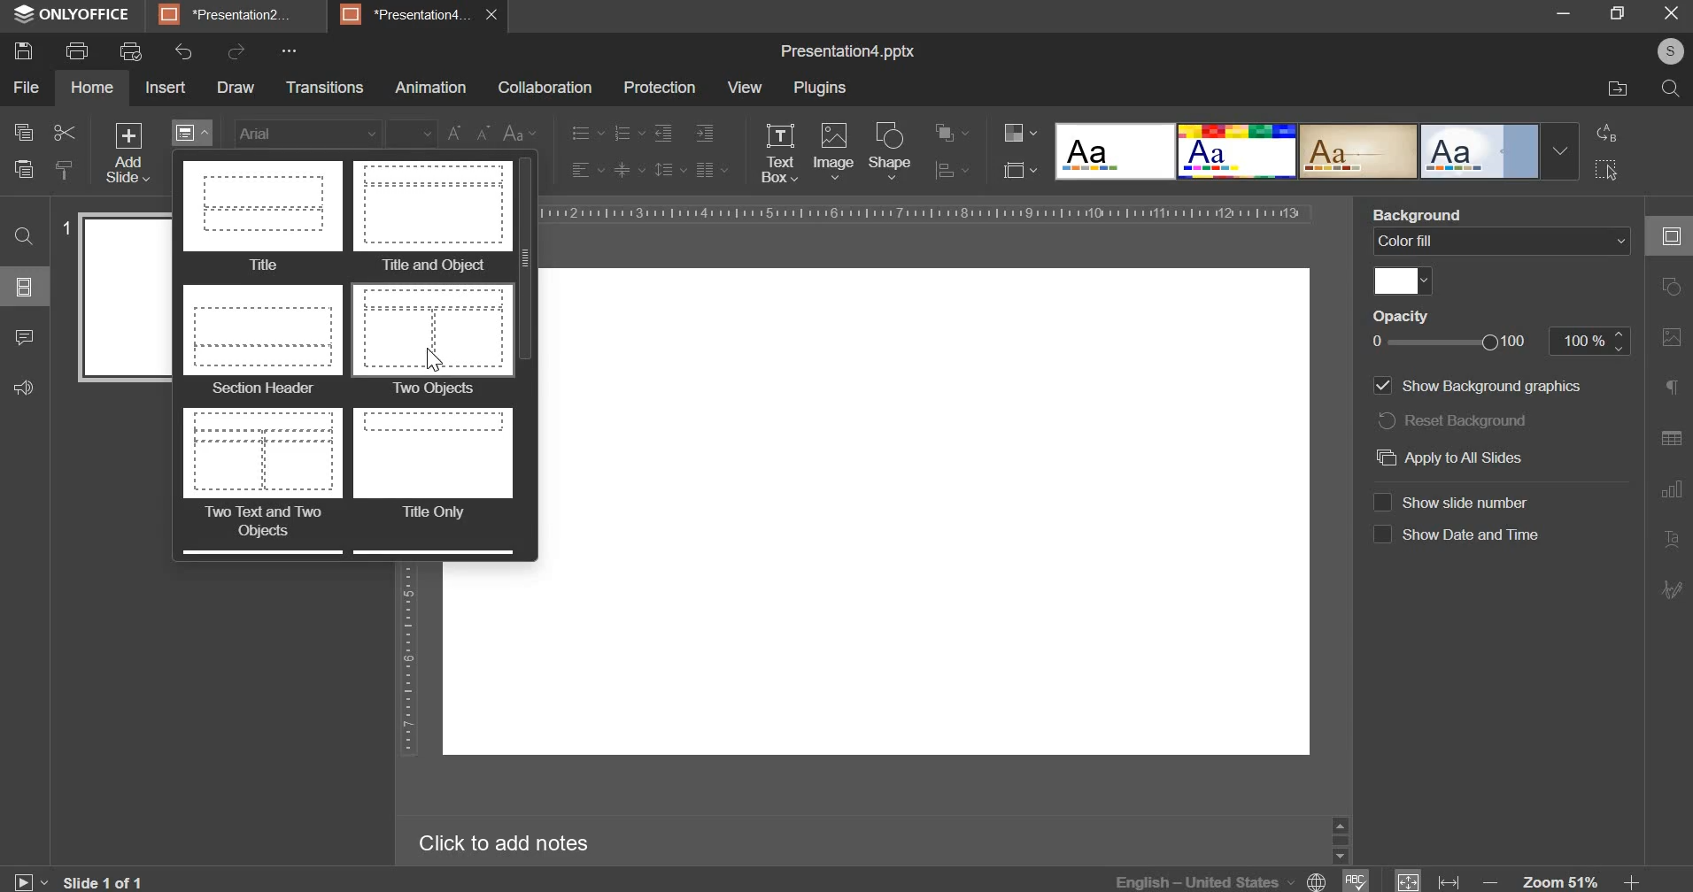 Image resolution: width=1693 pixels, height=892 pixels. I want to click on show background graphics, so click(1380, 386).